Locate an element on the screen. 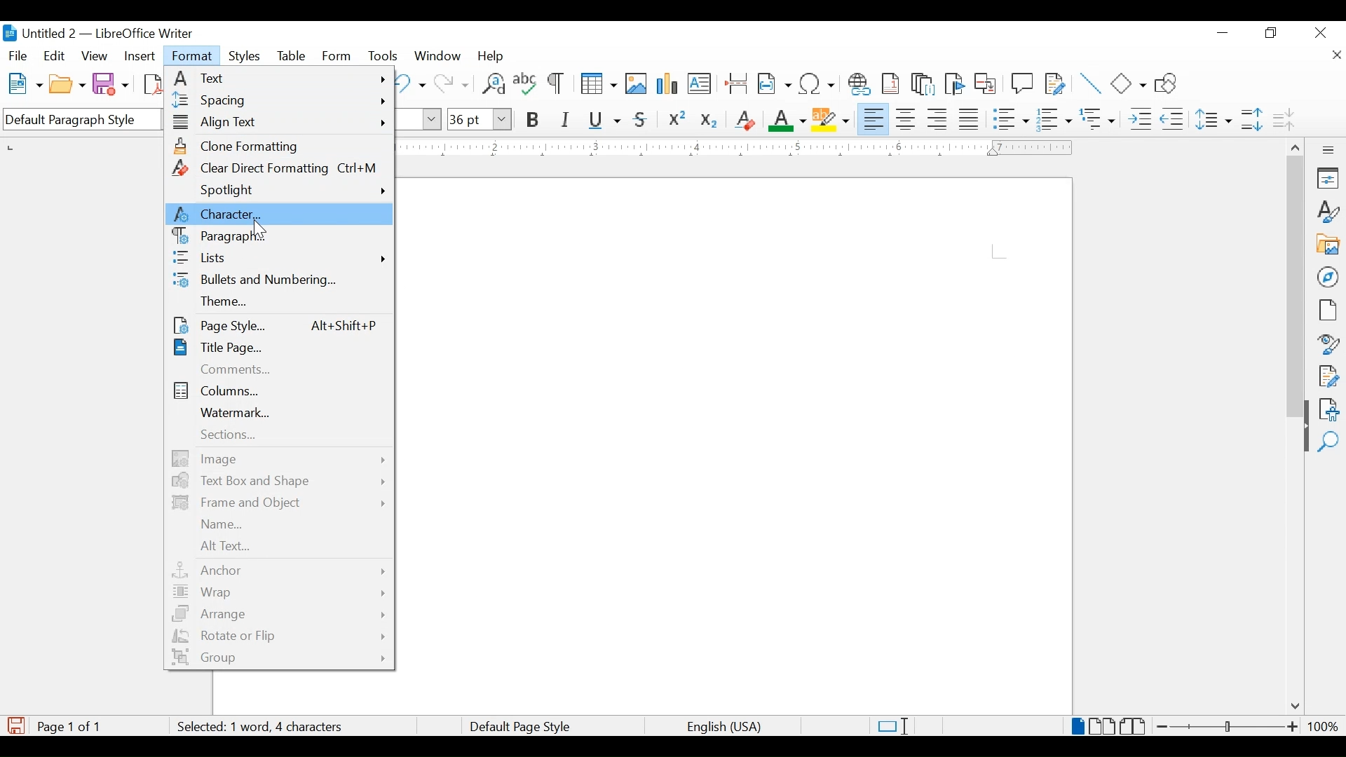  show track changes functions is located at coordinates (1055, 83).